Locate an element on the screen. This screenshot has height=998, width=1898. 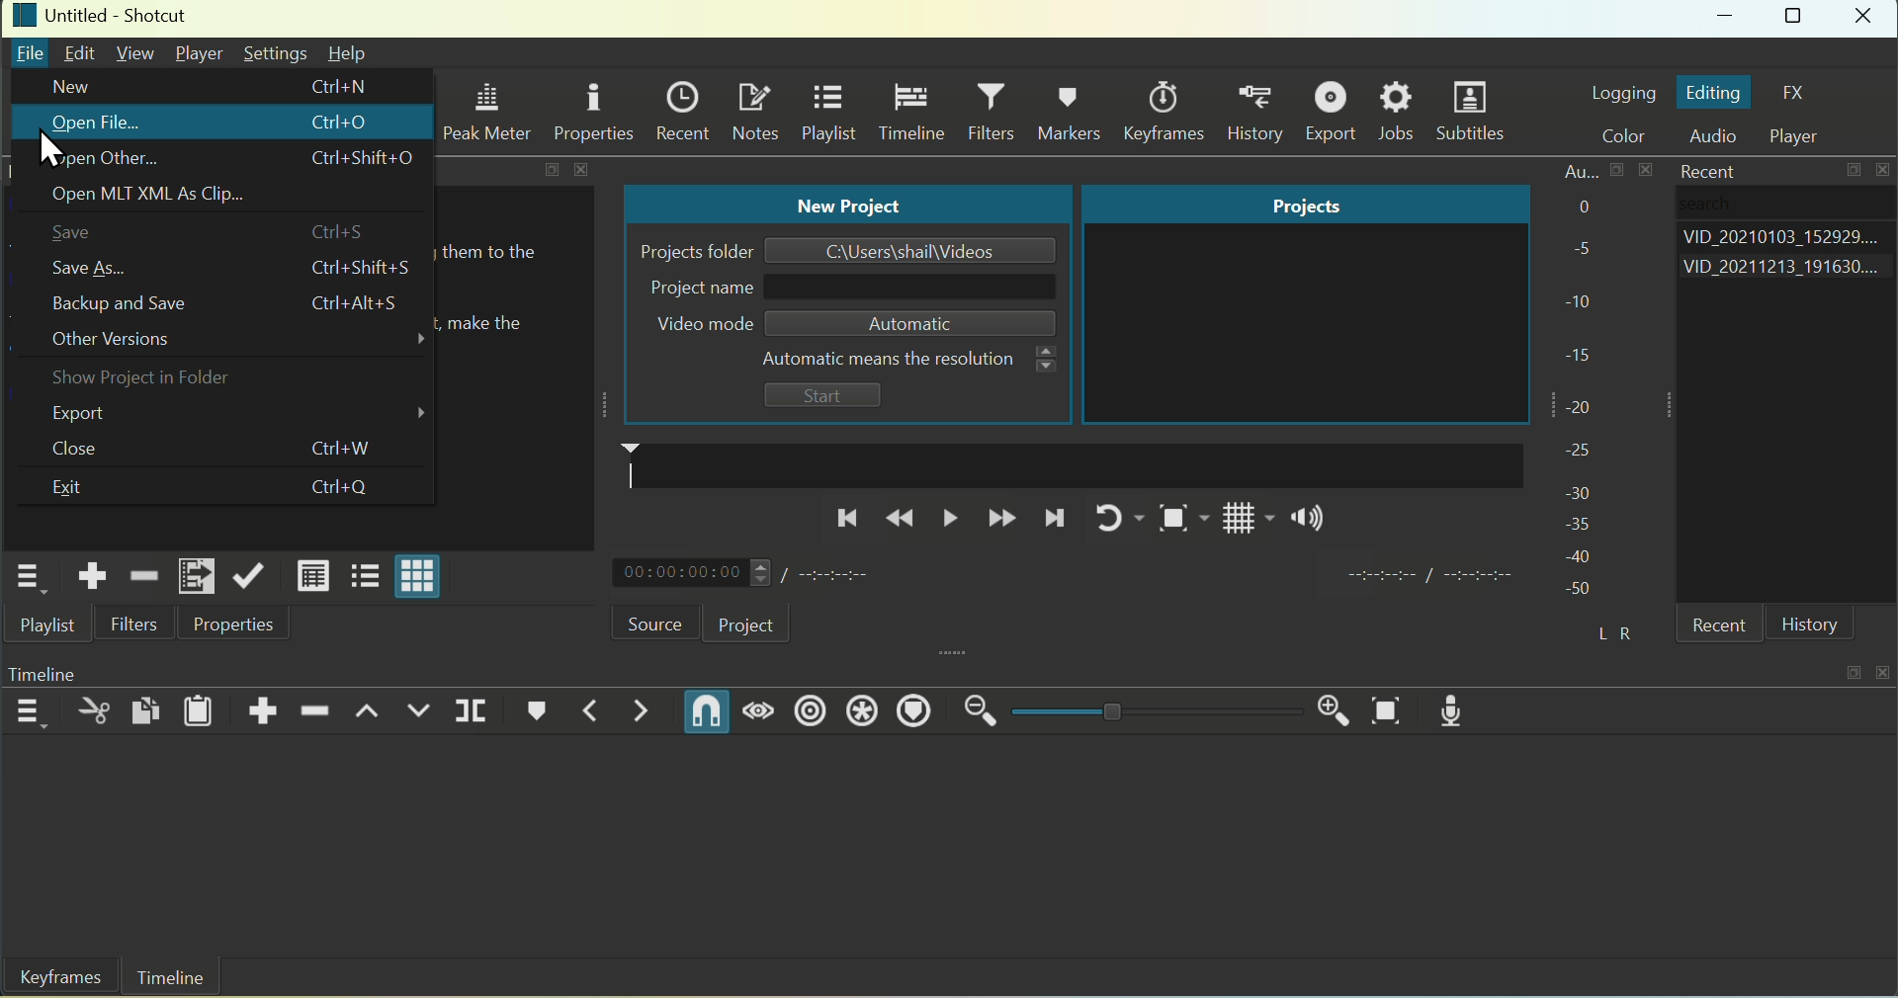
Edit is located at coordinates (81, 52).